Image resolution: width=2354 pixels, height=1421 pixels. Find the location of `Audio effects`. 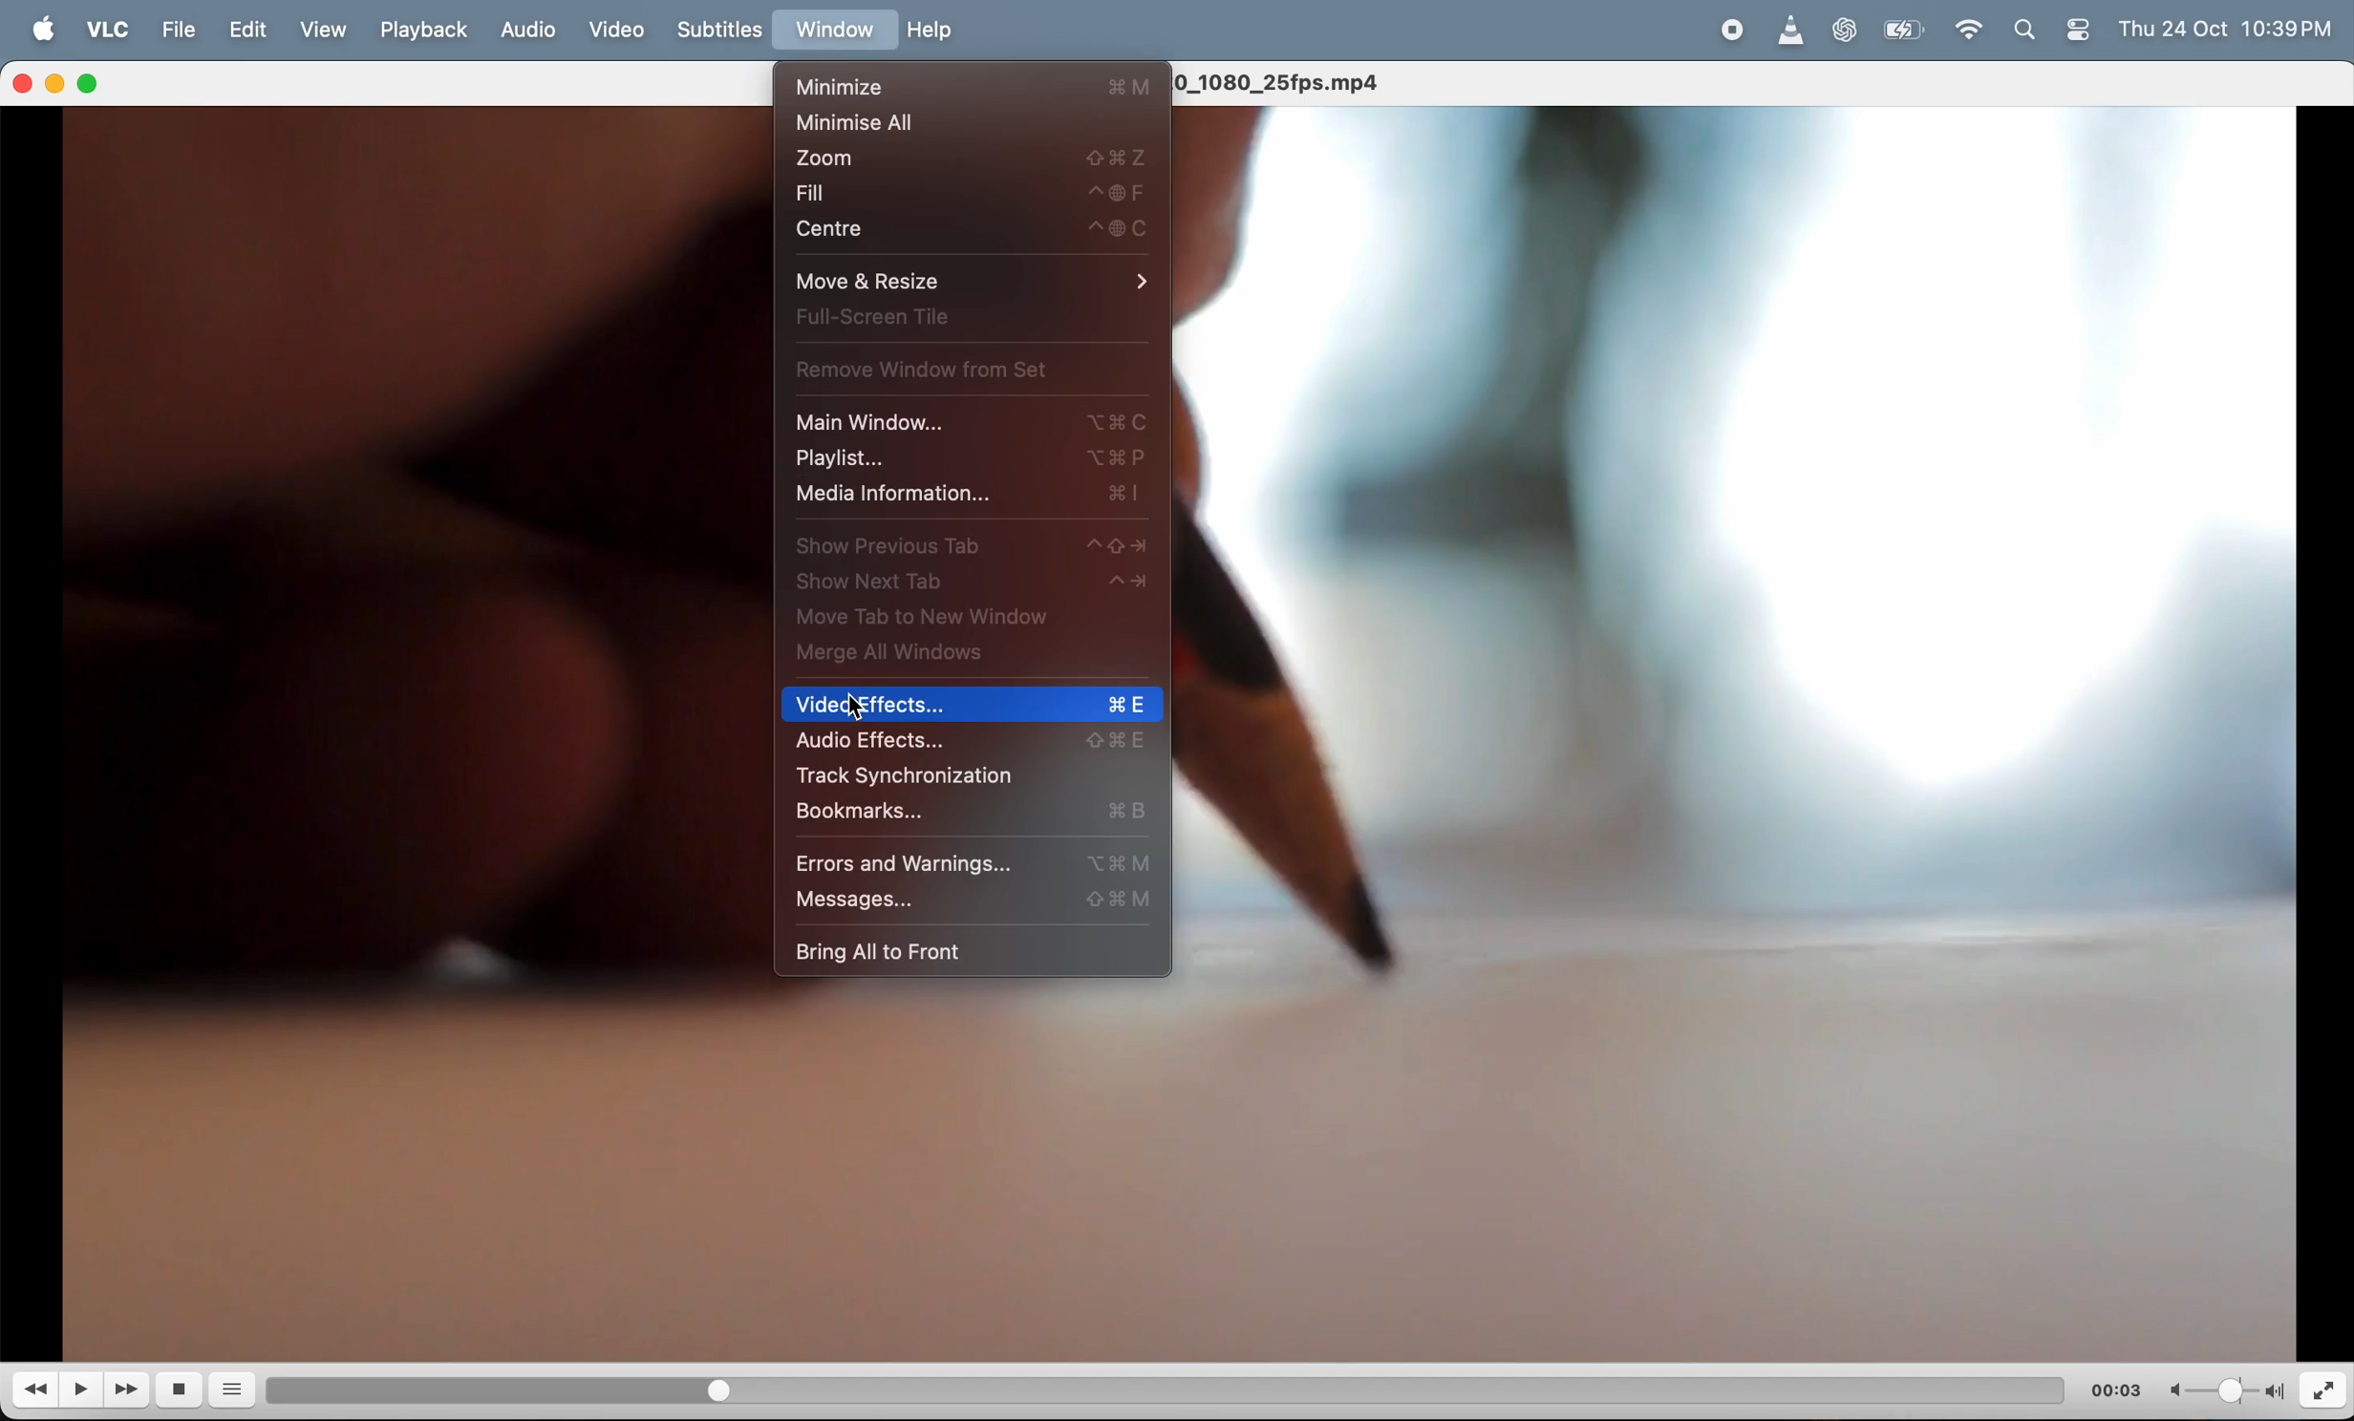

Audio effects is located at coordinates (970, 743).